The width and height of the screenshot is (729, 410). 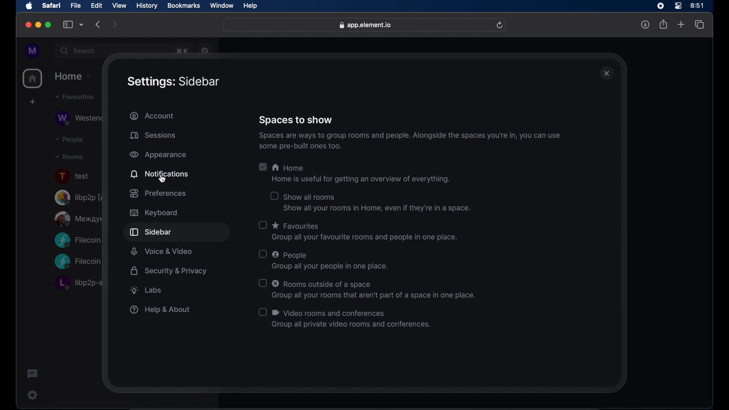 I want to click on home, so click(x=33, y=79).